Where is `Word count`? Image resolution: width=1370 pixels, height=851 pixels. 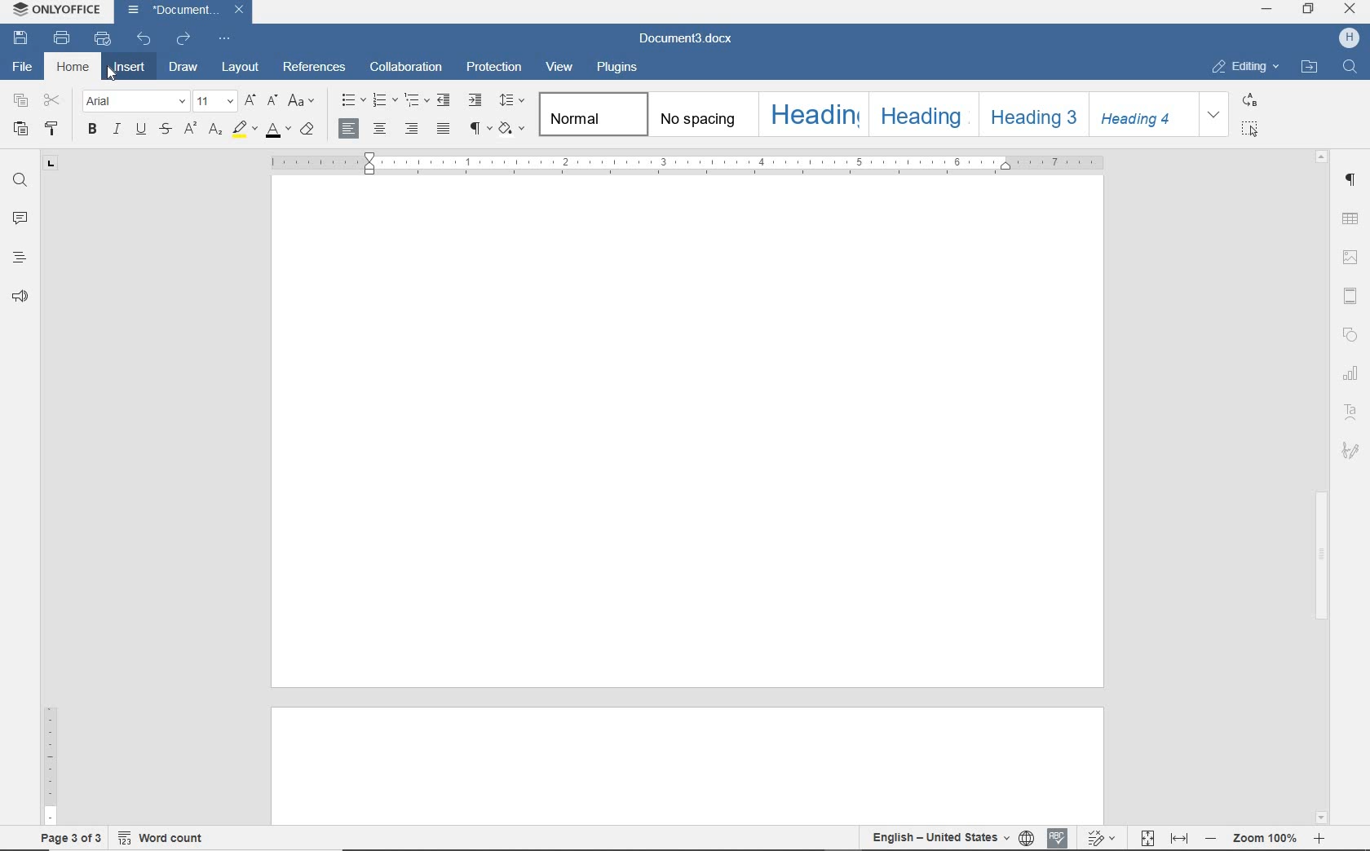 Word count is located at coordinates (169, 836).